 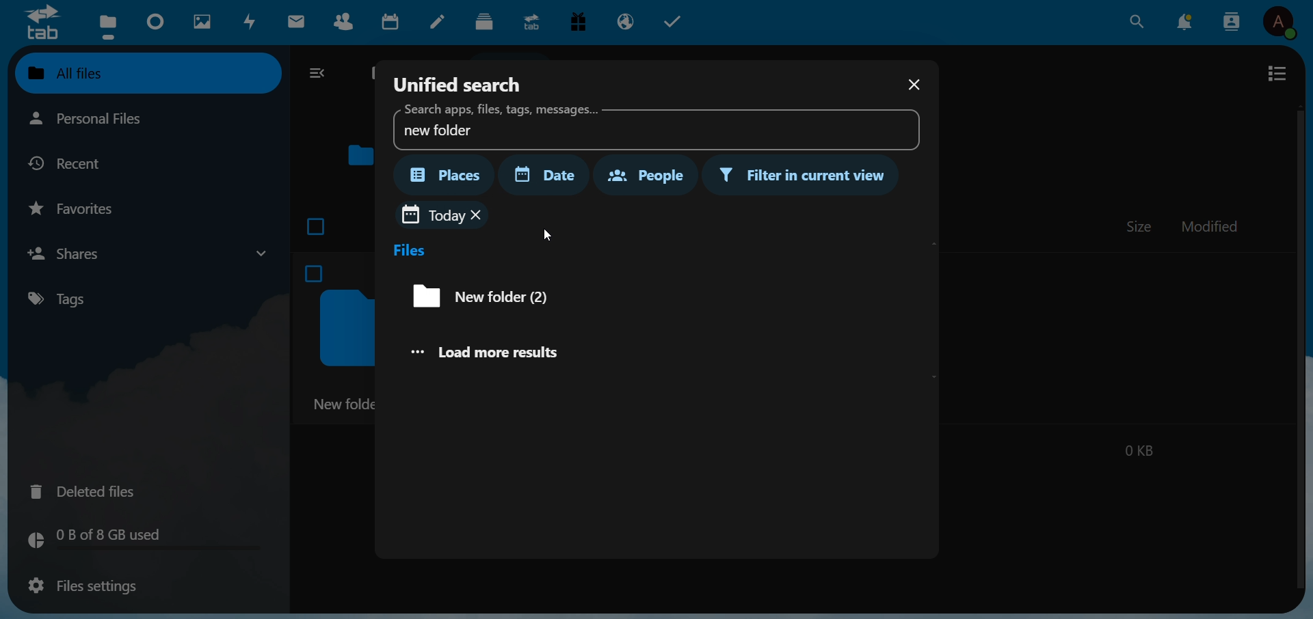 I want to click on files, so click(x=410, y=250).